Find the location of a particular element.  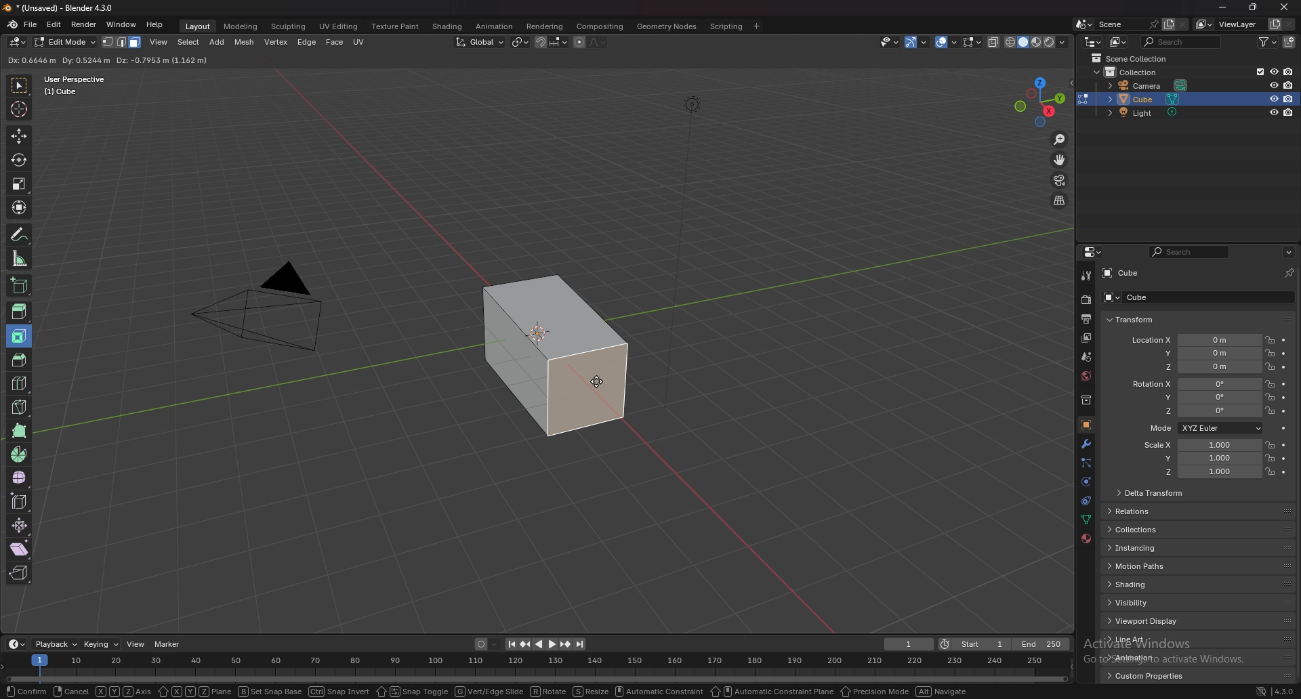

lock is located at coordinates (1270, 384).